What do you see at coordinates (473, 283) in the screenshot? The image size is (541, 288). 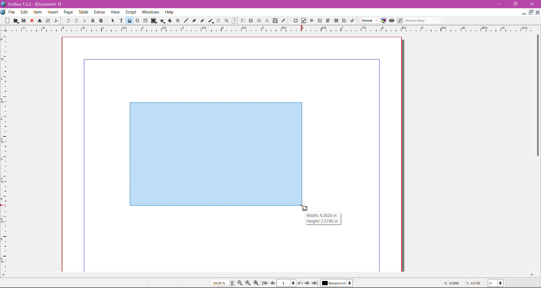 I see `Cursor Coordinate - Y ` at bounding box center [473, 283].